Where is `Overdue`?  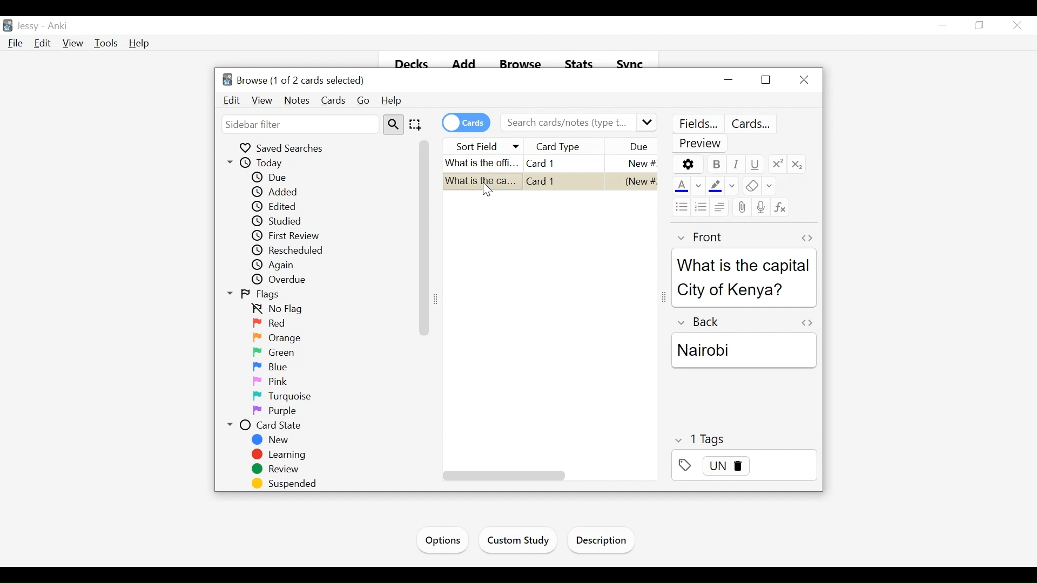 Overdue is located at coordinates (283, 280).